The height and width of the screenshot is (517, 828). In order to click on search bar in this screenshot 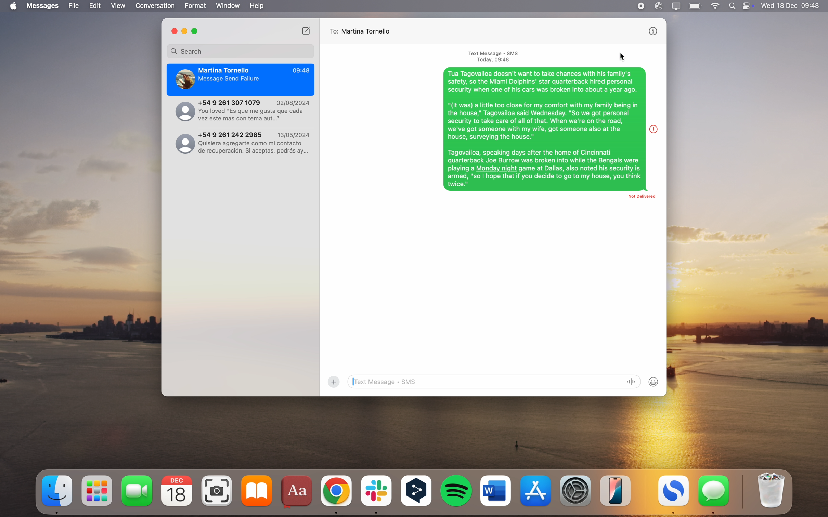, I will do `click(241, 51)`.